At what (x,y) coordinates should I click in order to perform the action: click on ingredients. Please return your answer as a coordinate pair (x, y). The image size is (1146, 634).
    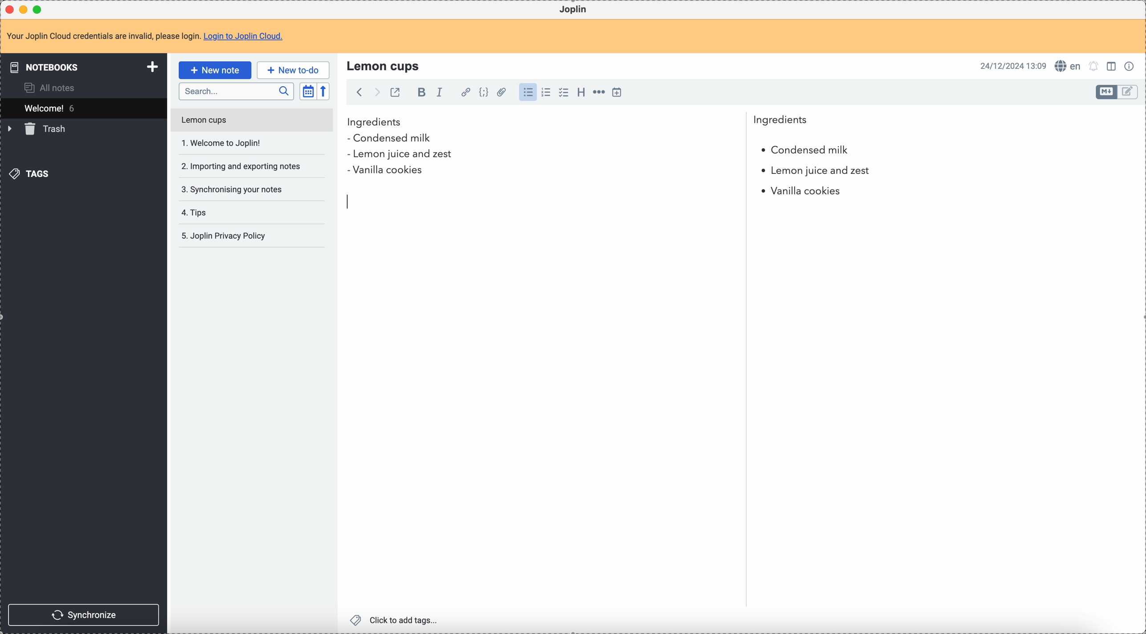
    Looking at the image, I should click on (577, 122).